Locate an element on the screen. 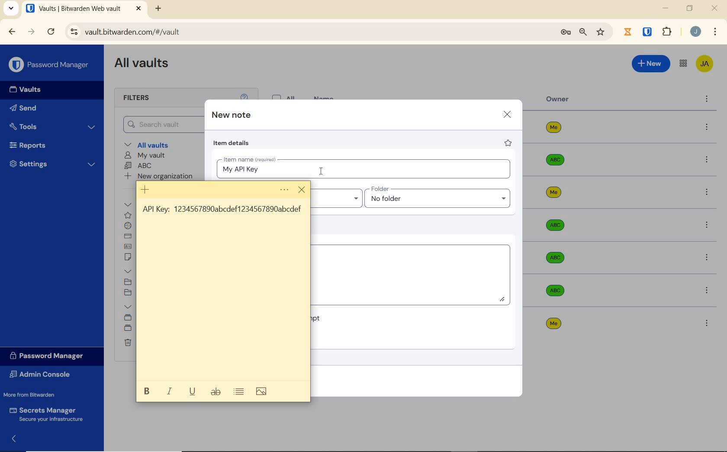 This screenshot has height=452, width=727. Reports is located at coordinates (49, 146).